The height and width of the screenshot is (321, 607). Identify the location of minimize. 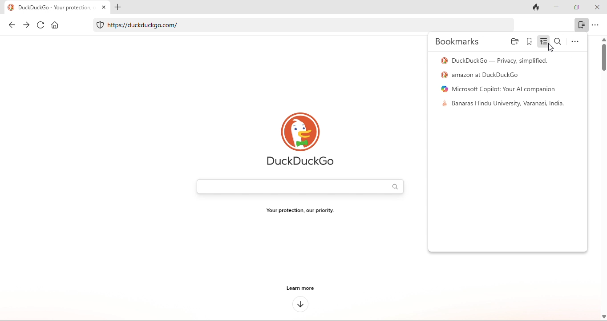
(556, 8).